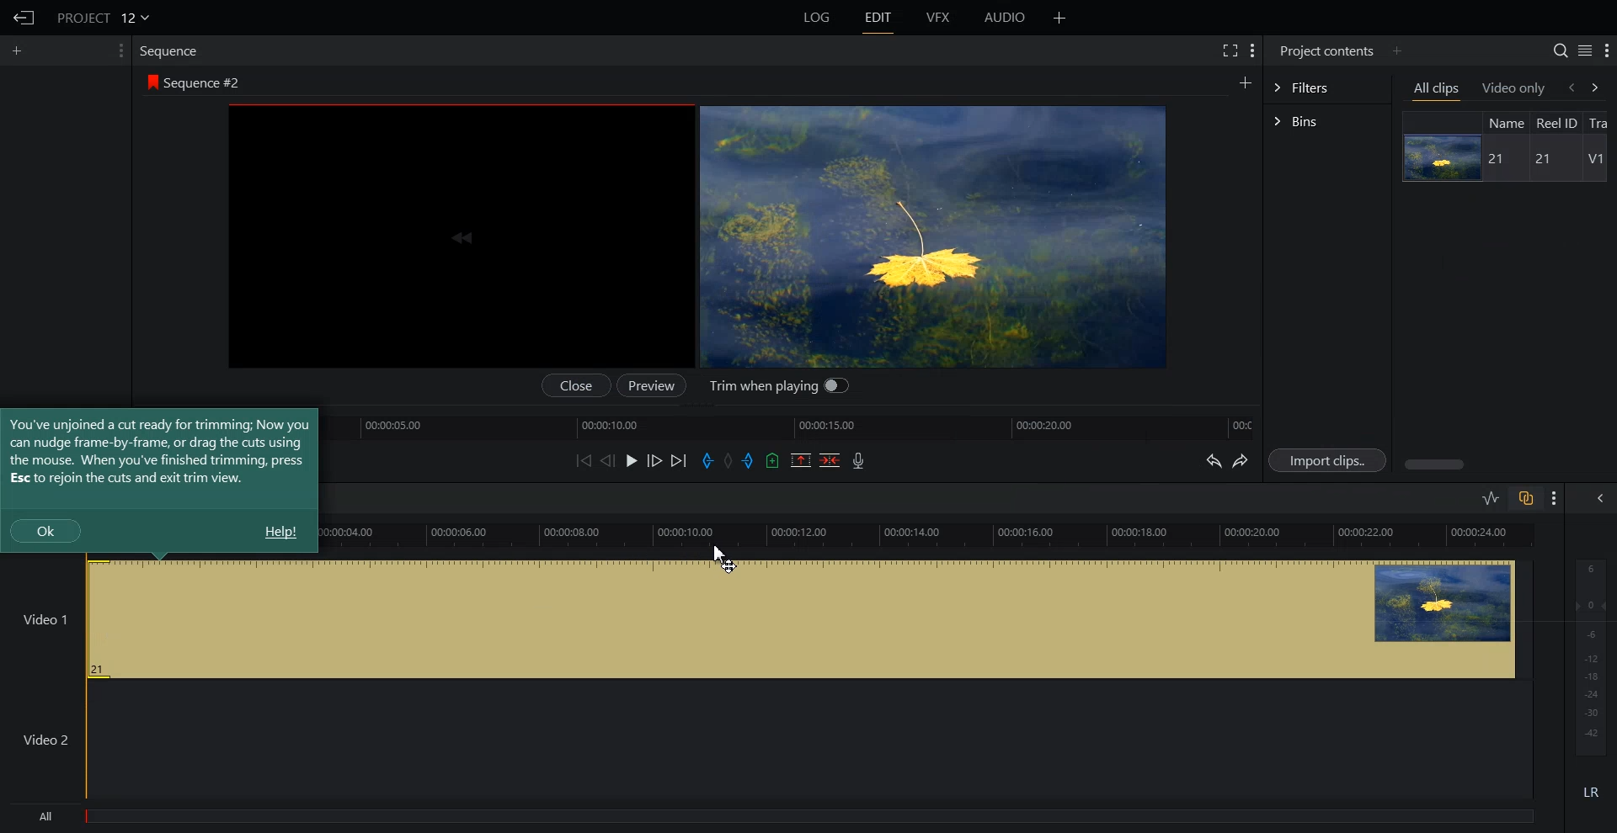 Image resolution: width=1617 pixels, height=833 pixels. Describe the element at coordinates (859, 460) in the screenshot. I see `Record Audio` at that location.